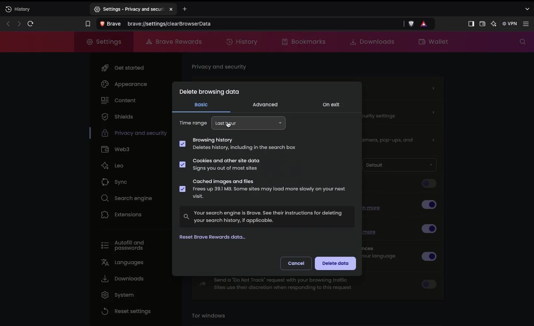 This screenshot has width=534, height=326. What do you see at coordinates (264, 190) in the screenshot?
I see `Cached images and files
Frees up 39.1 MB. Some sites may load more slowly on your next
visit.` at bounding box center [264, 190].